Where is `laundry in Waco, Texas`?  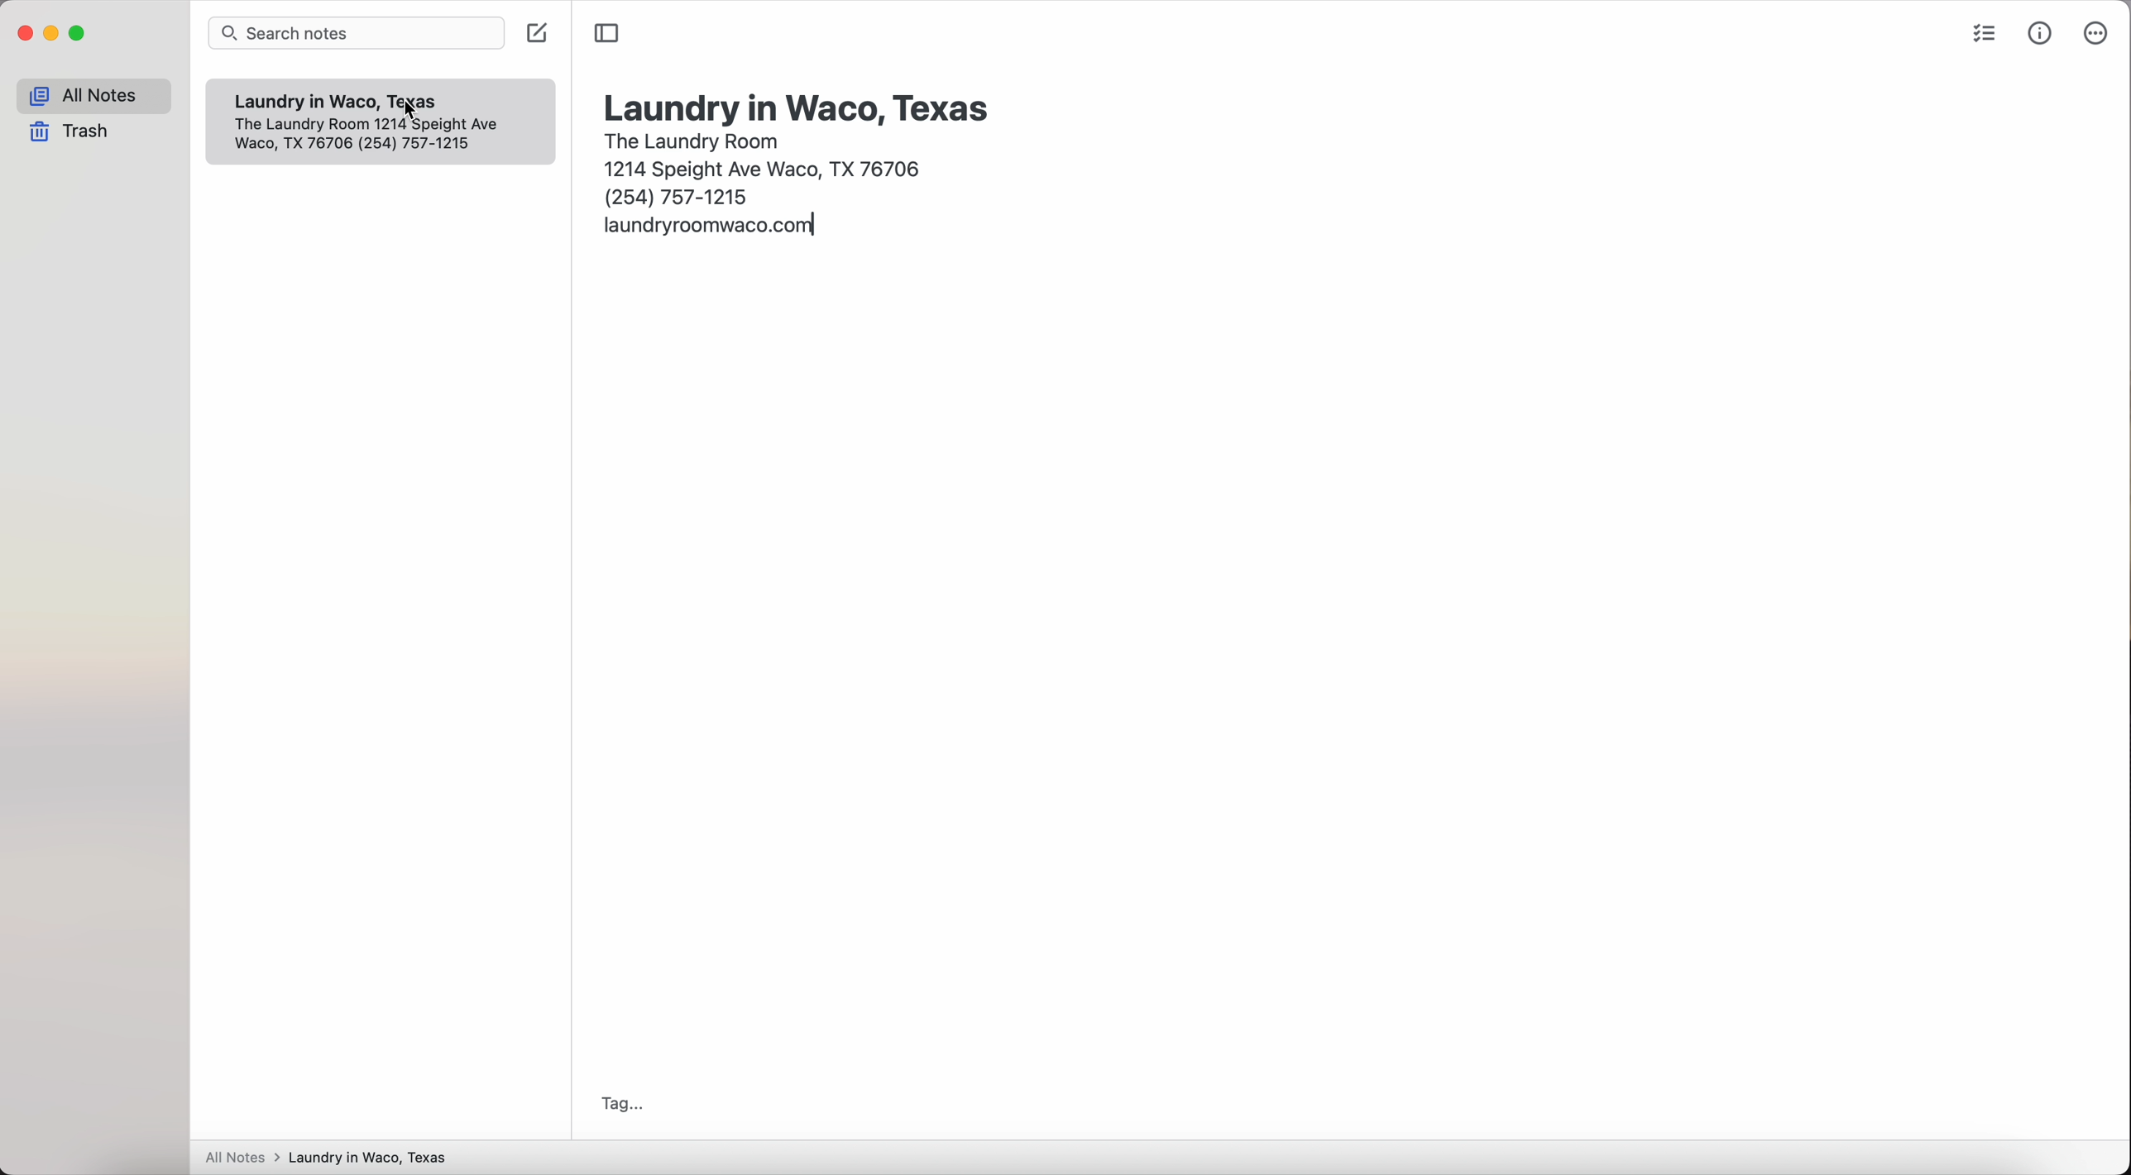
laundry in Waco, Texas is located at coordinates (799, 107).